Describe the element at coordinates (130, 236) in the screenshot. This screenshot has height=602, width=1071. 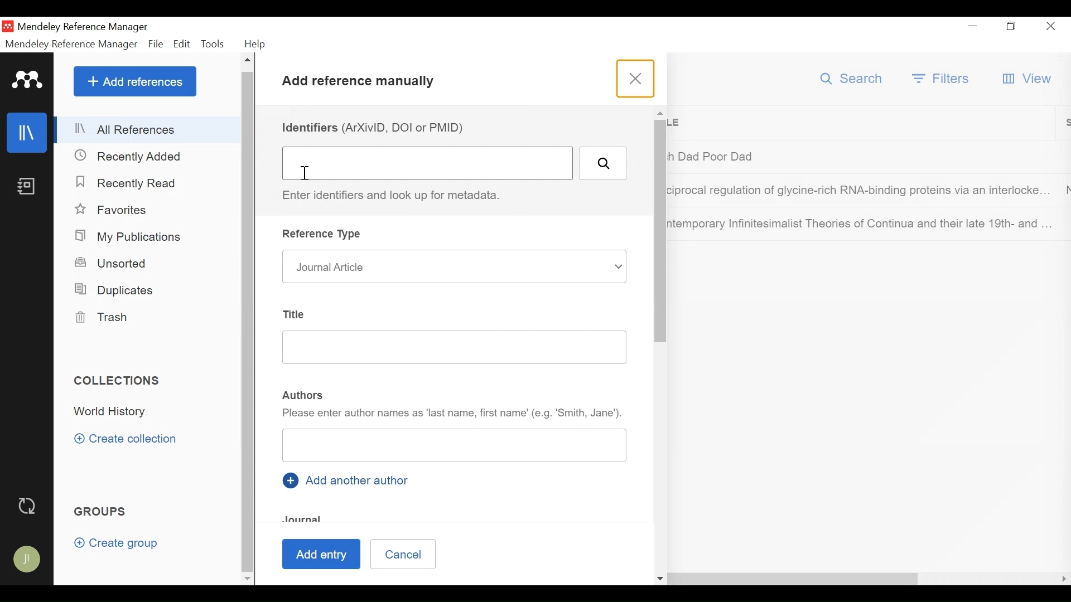
I see `My Publications` at that location.